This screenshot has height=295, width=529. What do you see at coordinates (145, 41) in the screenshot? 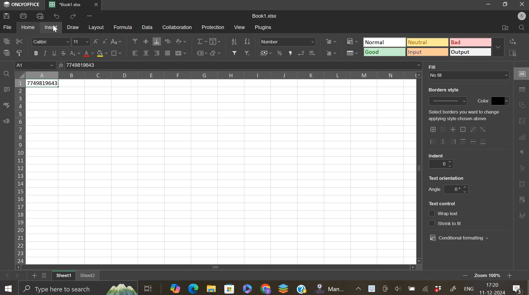
I see `align vertically` at bounding box center [145, 41].